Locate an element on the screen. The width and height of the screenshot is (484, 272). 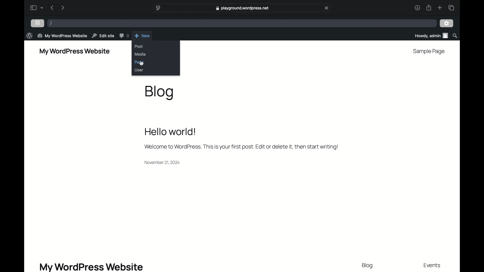
sidebar is located at coordinates (33, 8).